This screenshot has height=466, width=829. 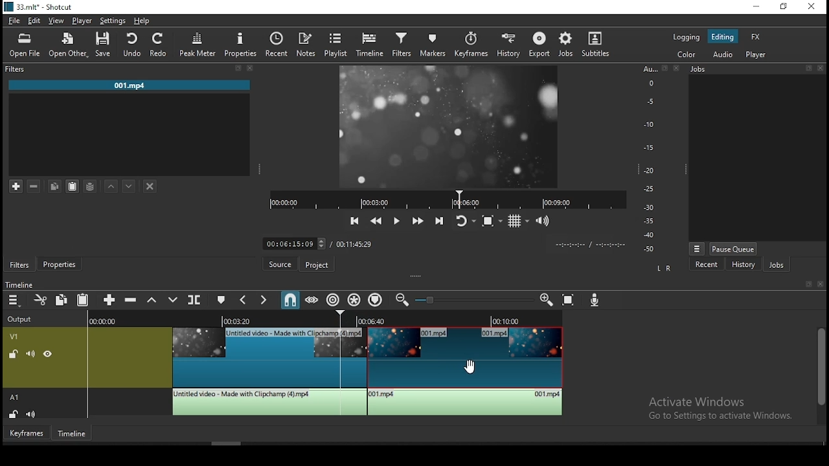 What do you see at coordinates (152, 300) in the screenshot?
I see `lift` at bounding box center [152, 300].